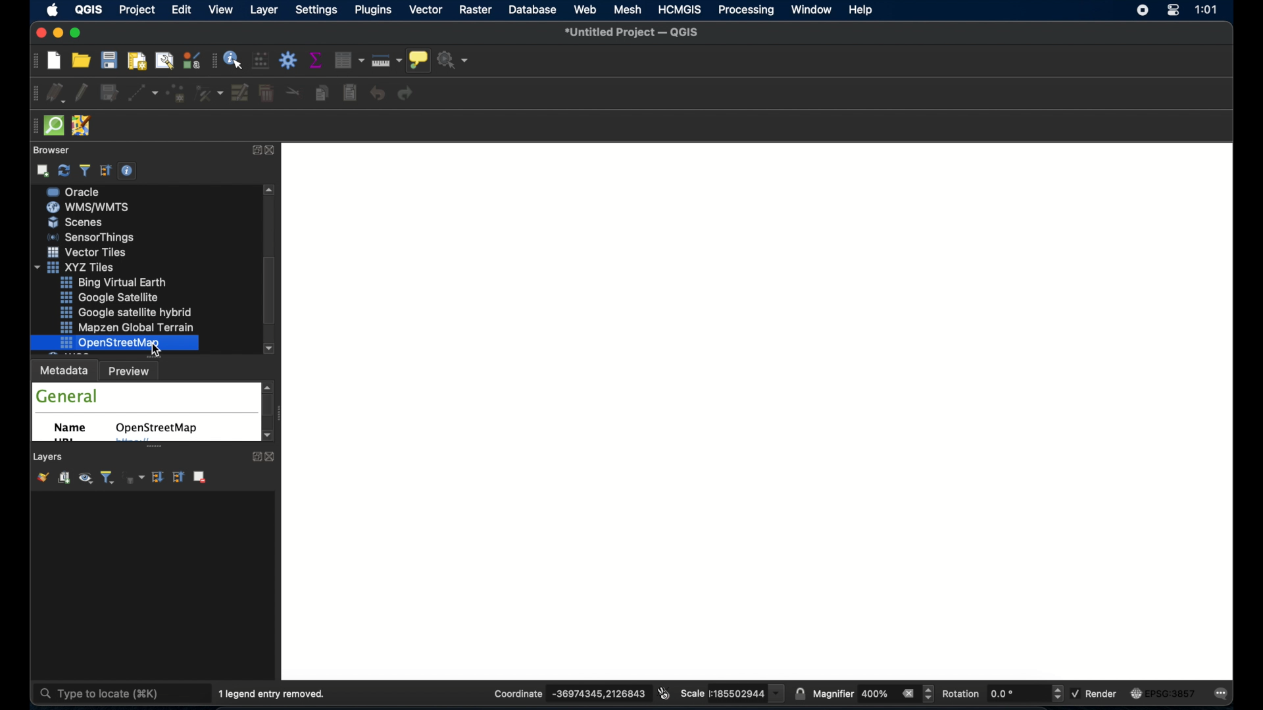 The height and width of the screenshot is (710, 1263). What do you see at coordinates (53, 61) in the screenshot?
I see `new project` at bounding box center [53, 61].